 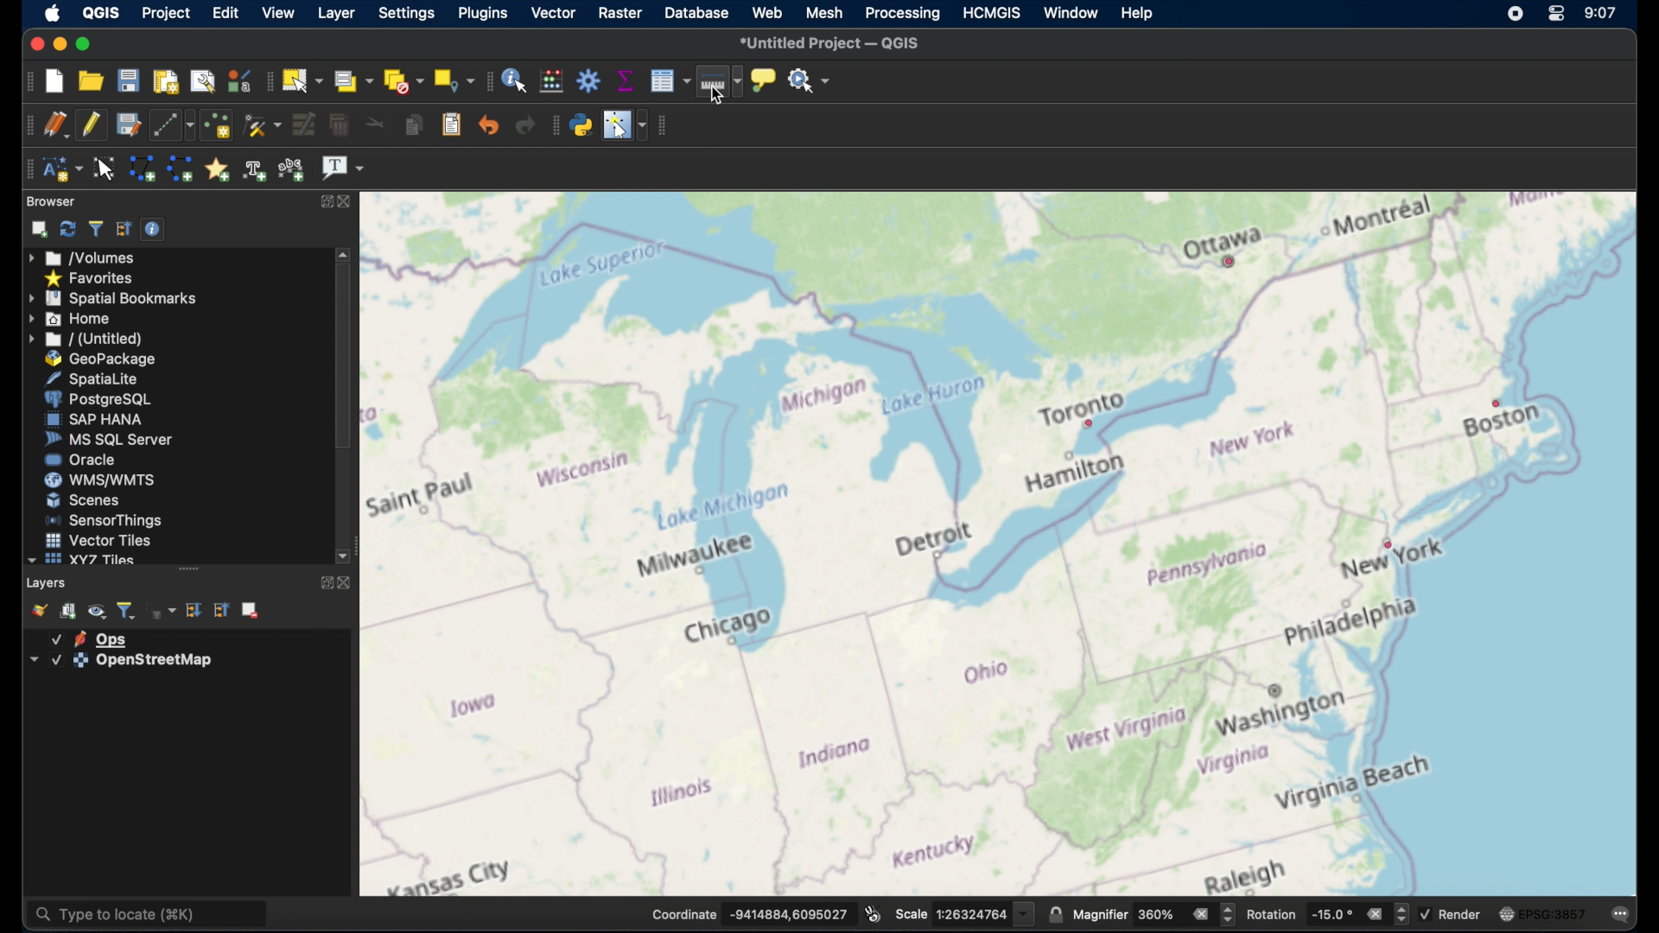 What do you see at coordinates (35, 229) in the screenshot?
I see `add selected layers` at bounding box center [35, 229].